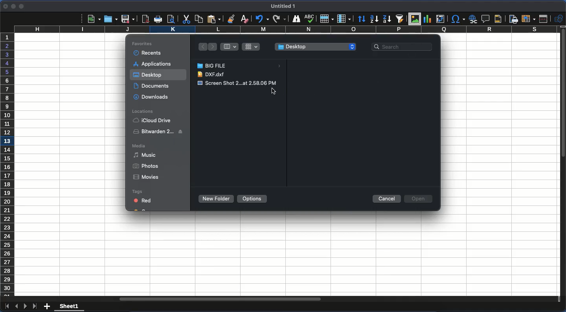  I want to click on tags, so click(137, 192).